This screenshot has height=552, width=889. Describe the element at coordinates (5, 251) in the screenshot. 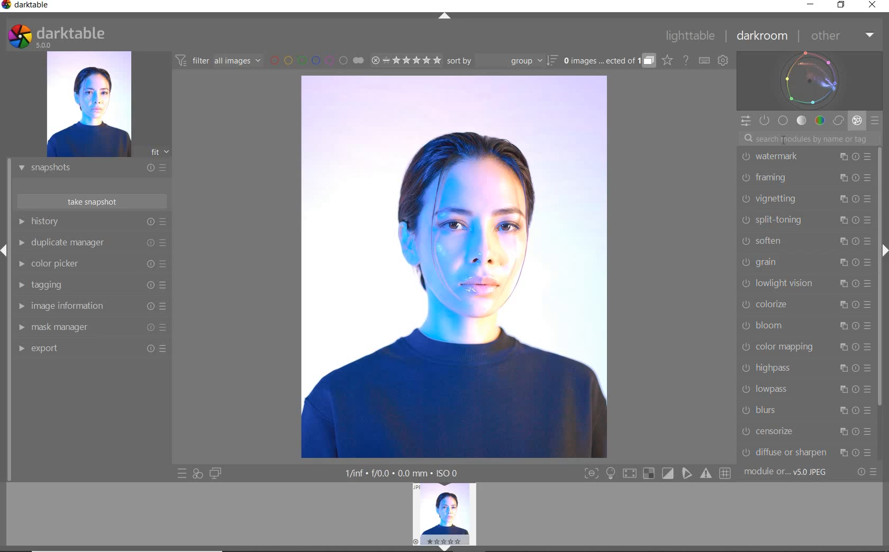

I see `Expand/Collapse` at that location.